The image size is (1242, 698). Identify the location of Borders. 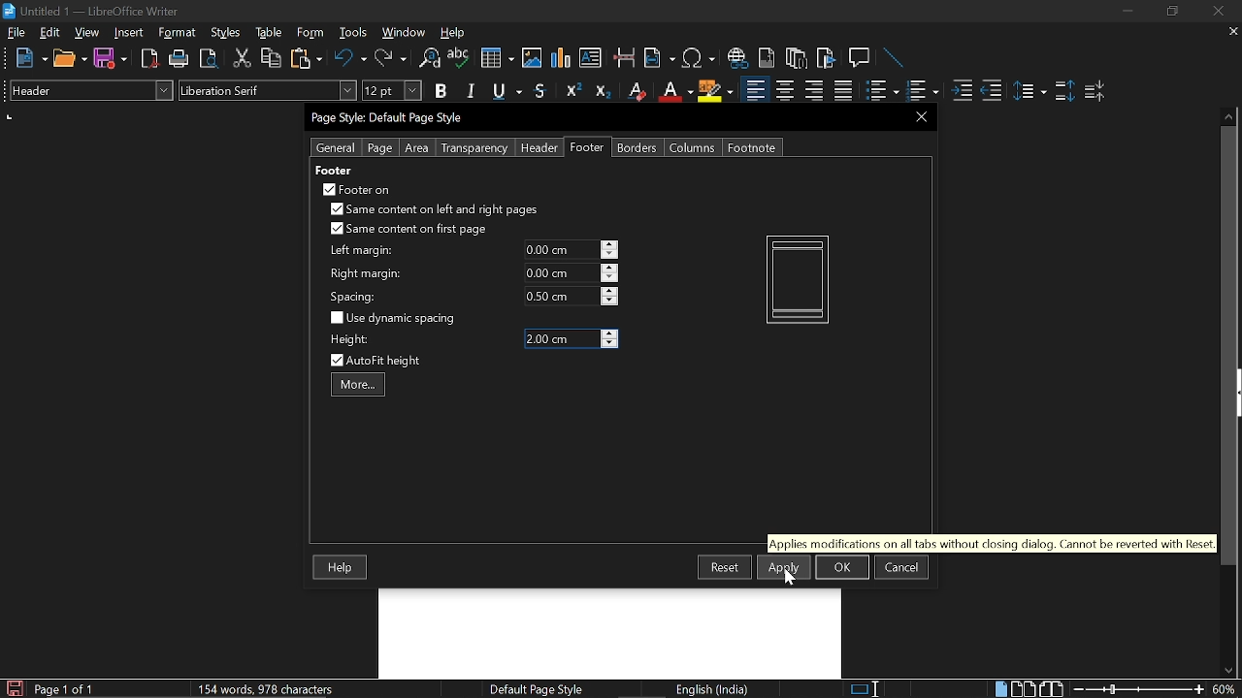
(638, 147).